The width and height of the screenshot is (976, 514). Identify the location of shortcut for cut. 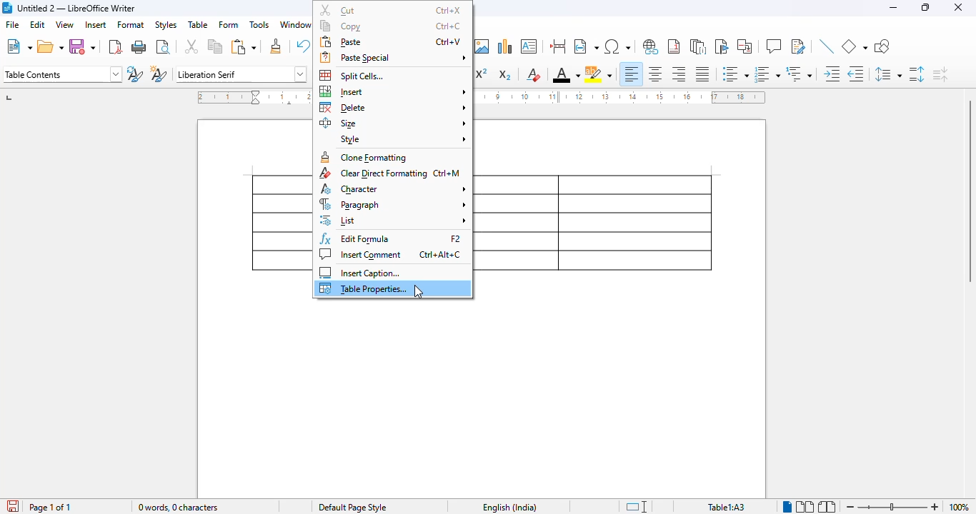
(449, 10).